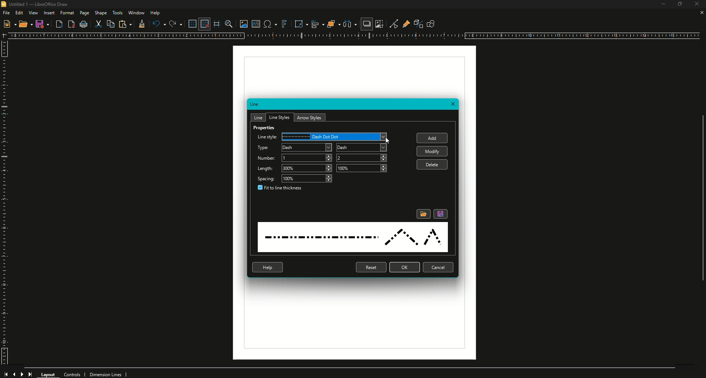  Describe the element at coordinates (363, 157) in the screenshot. I see `2` at that location.